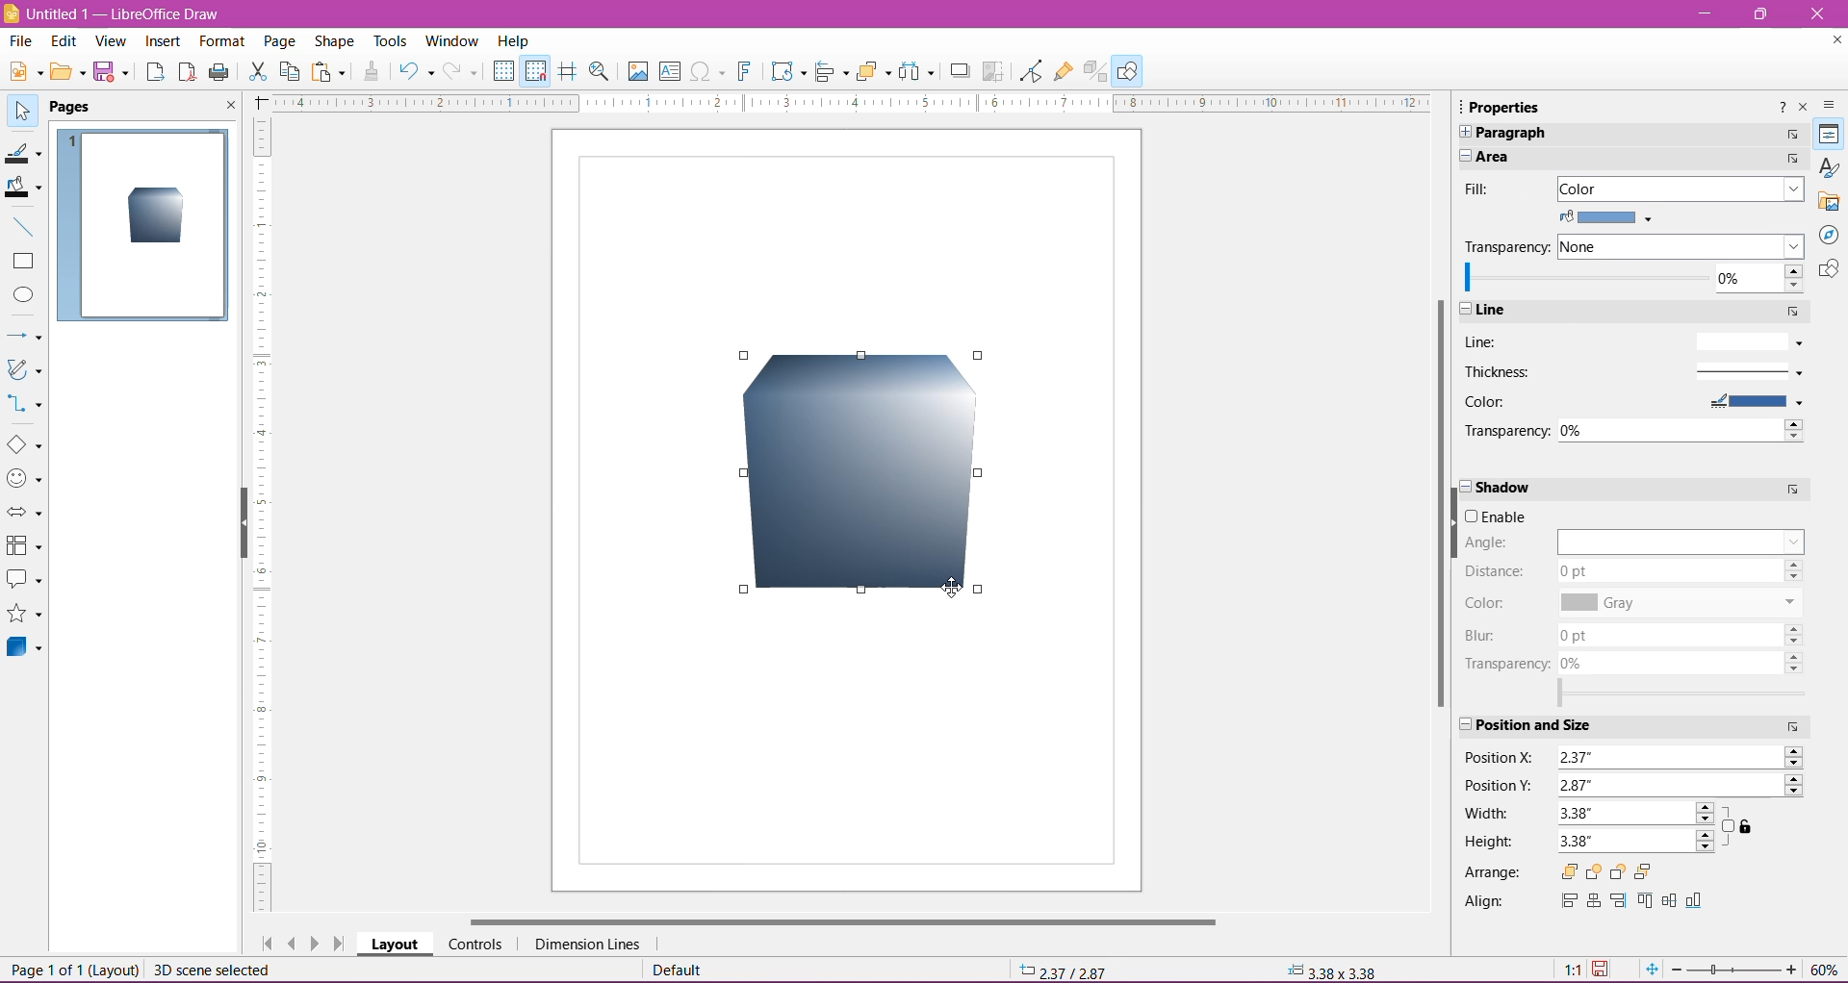 The image size is (1848, 983). I want to click on Align, so click(1486, 901).